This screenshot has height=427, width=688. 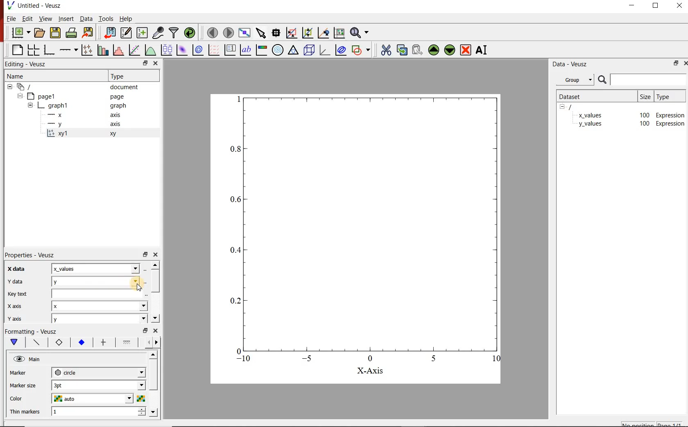 What do you see at coordinates (681, 7) in the screenshot?
I see `close` at bounding box center [681, 7].